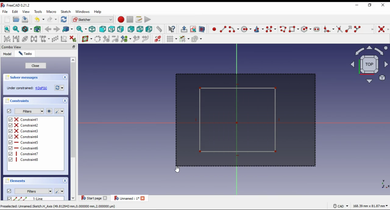  Describe the element at coordinates (358, 29) in the screenshot. I see `split edge` at that location.